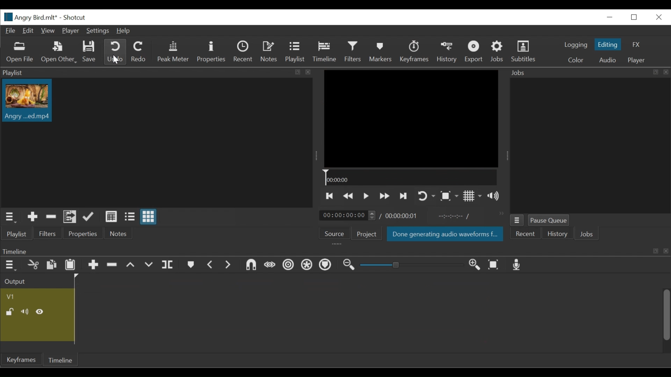 The image size is (671, 377). I want to click on Redo, so click(139, 51).